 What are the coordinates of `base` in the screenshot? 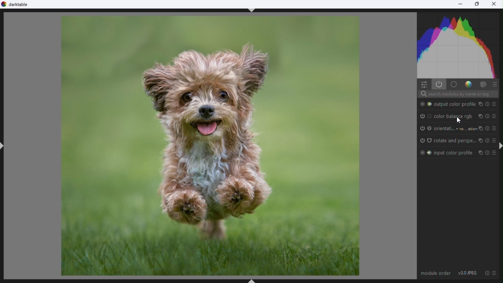 It's located at (454, 85).